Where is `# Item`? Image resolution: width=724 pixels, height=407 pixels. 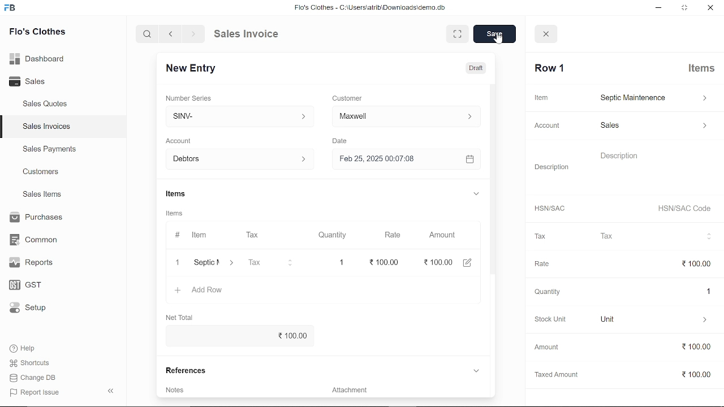
# Item is located at coordinates (191, 236).